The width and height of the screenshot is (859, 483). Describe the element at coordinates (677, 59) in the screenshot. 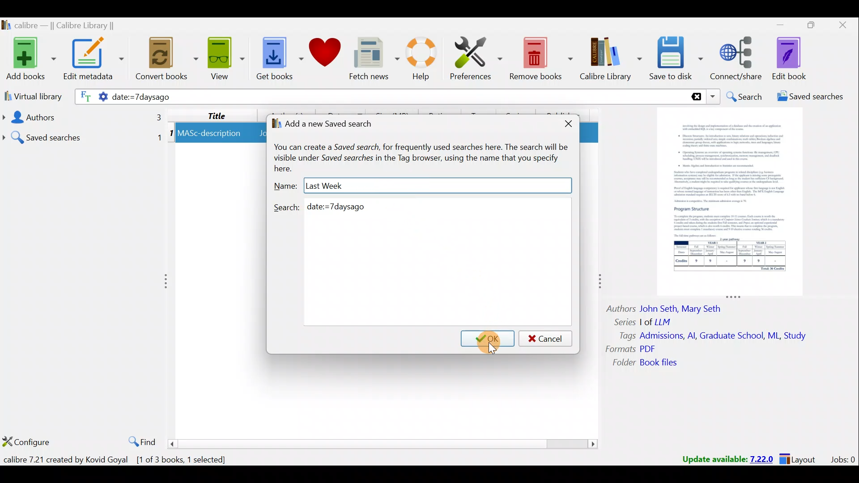

I see `Save to disk` at that location.